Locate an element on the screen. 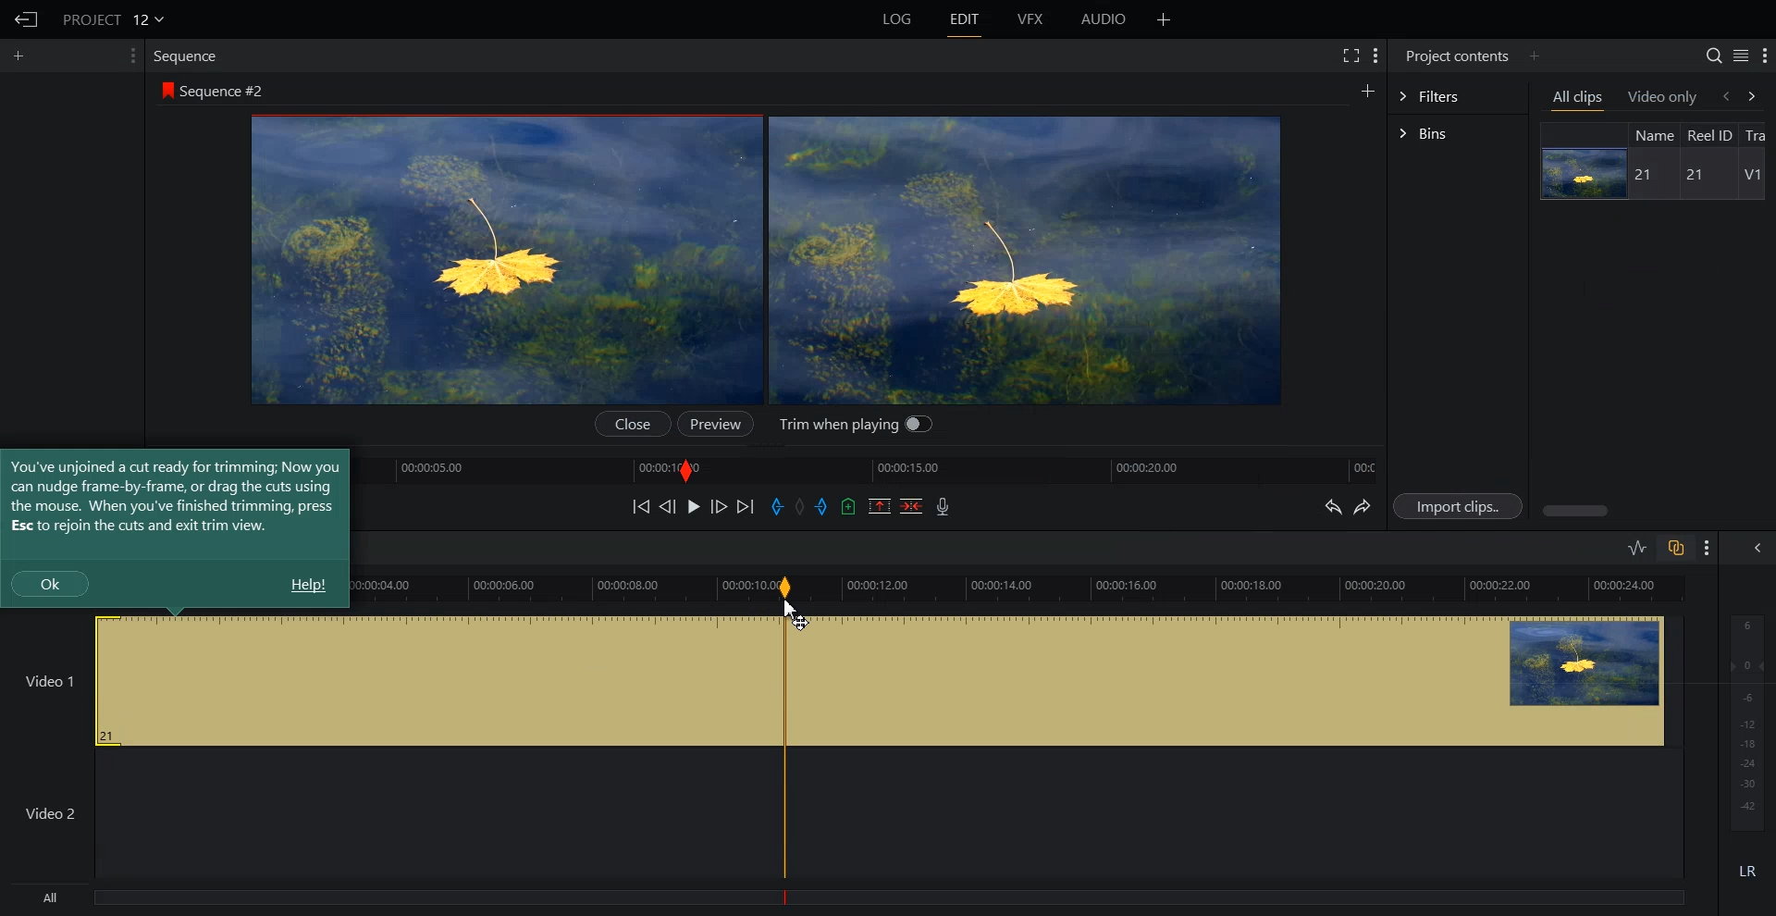 This screenshot has width=1776, height=916. Clear all Marks is located at coordinates (800, 505).